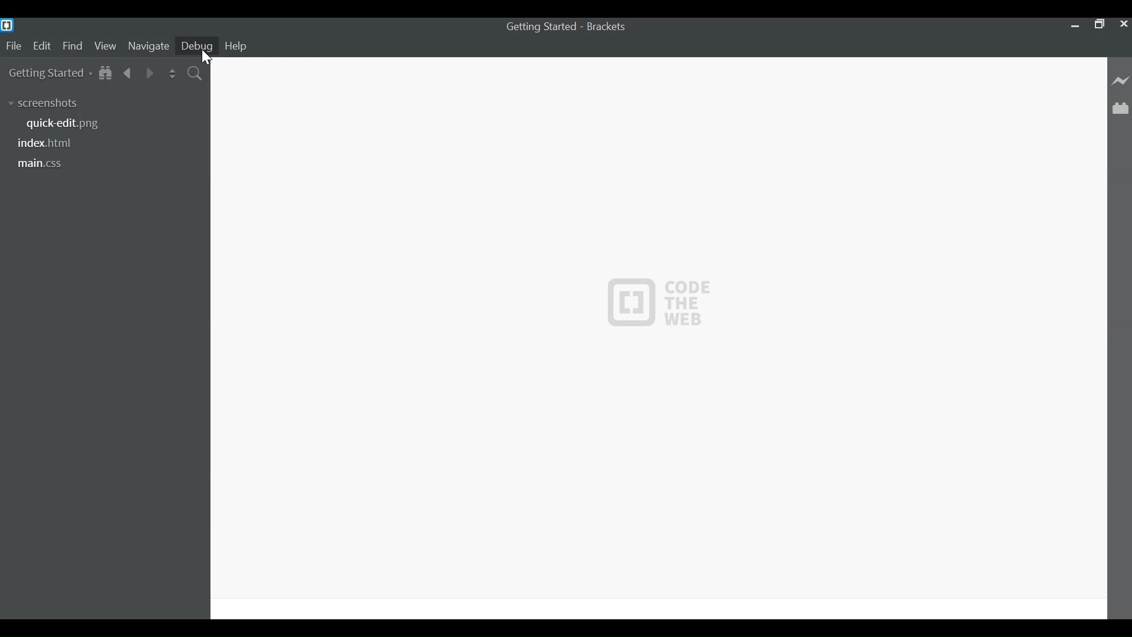 The width and height of the screenshot is (1132, 637). I want to click on quickedit.png, so click(70, 124).